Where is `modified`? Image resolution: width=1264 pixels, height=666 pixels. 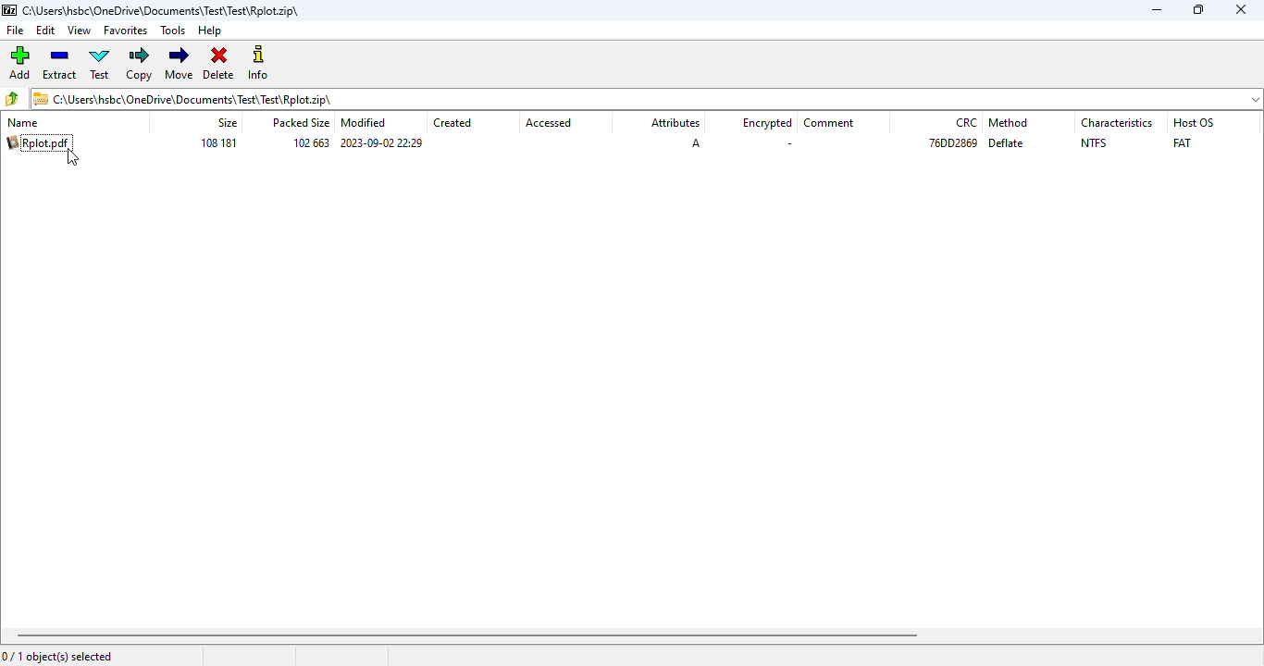
modified is located at coordinates (365, 122).